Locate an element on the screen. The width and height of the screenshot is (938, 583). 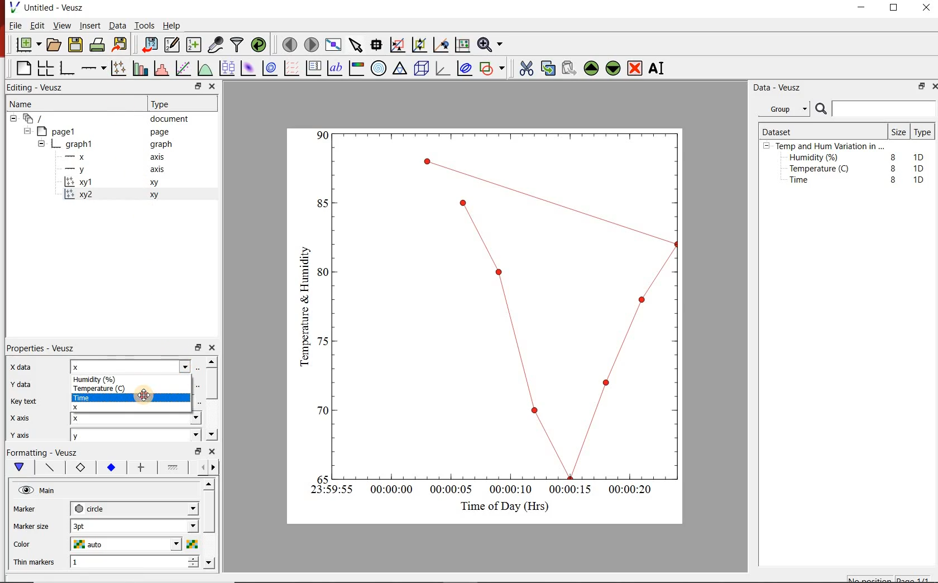
click to reset graph axes is located at coordinates (461, 45).